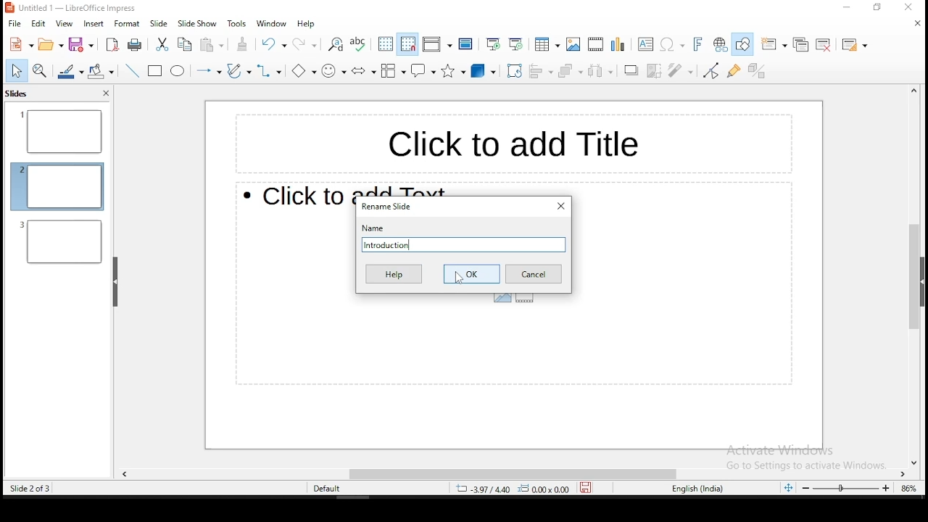 Image resolution: width=928 pixels, height=522 pixels. What do you see at coordinates (133, 71) in the screenshot?
I see `line` at bounding box center [133, 71].